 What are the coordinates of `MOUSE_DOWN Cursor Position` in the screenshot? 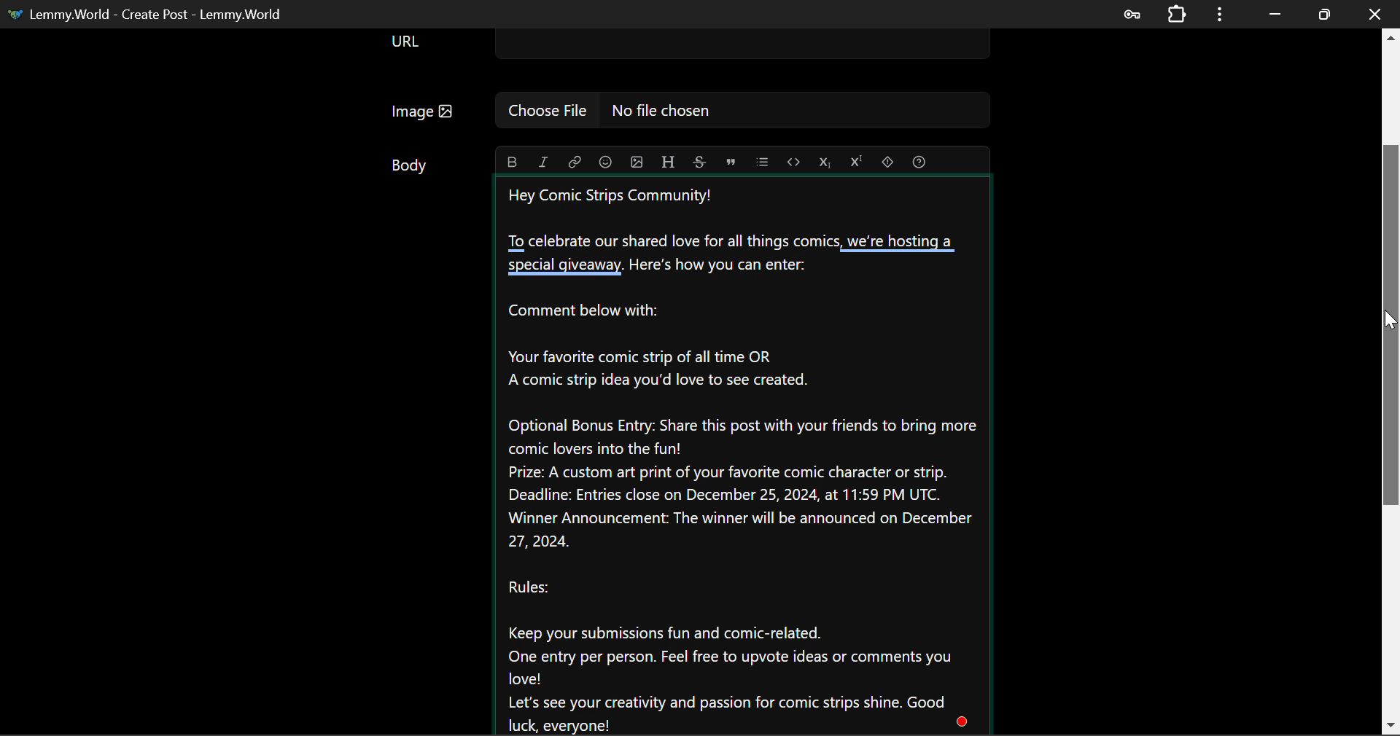 It's located at (1390, 316).